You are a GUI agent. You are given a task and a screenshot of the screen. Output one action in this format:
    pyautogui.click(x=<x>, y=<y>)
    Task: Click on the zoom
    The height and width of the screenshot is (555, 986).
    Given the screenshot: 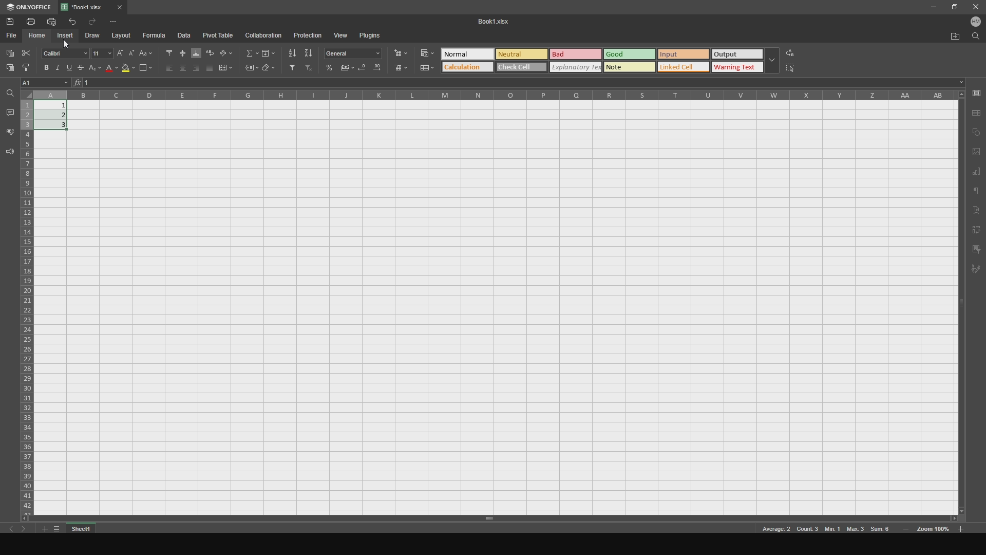 What is the action you would take?
    pyautogui.click(x=934, y=530)
    